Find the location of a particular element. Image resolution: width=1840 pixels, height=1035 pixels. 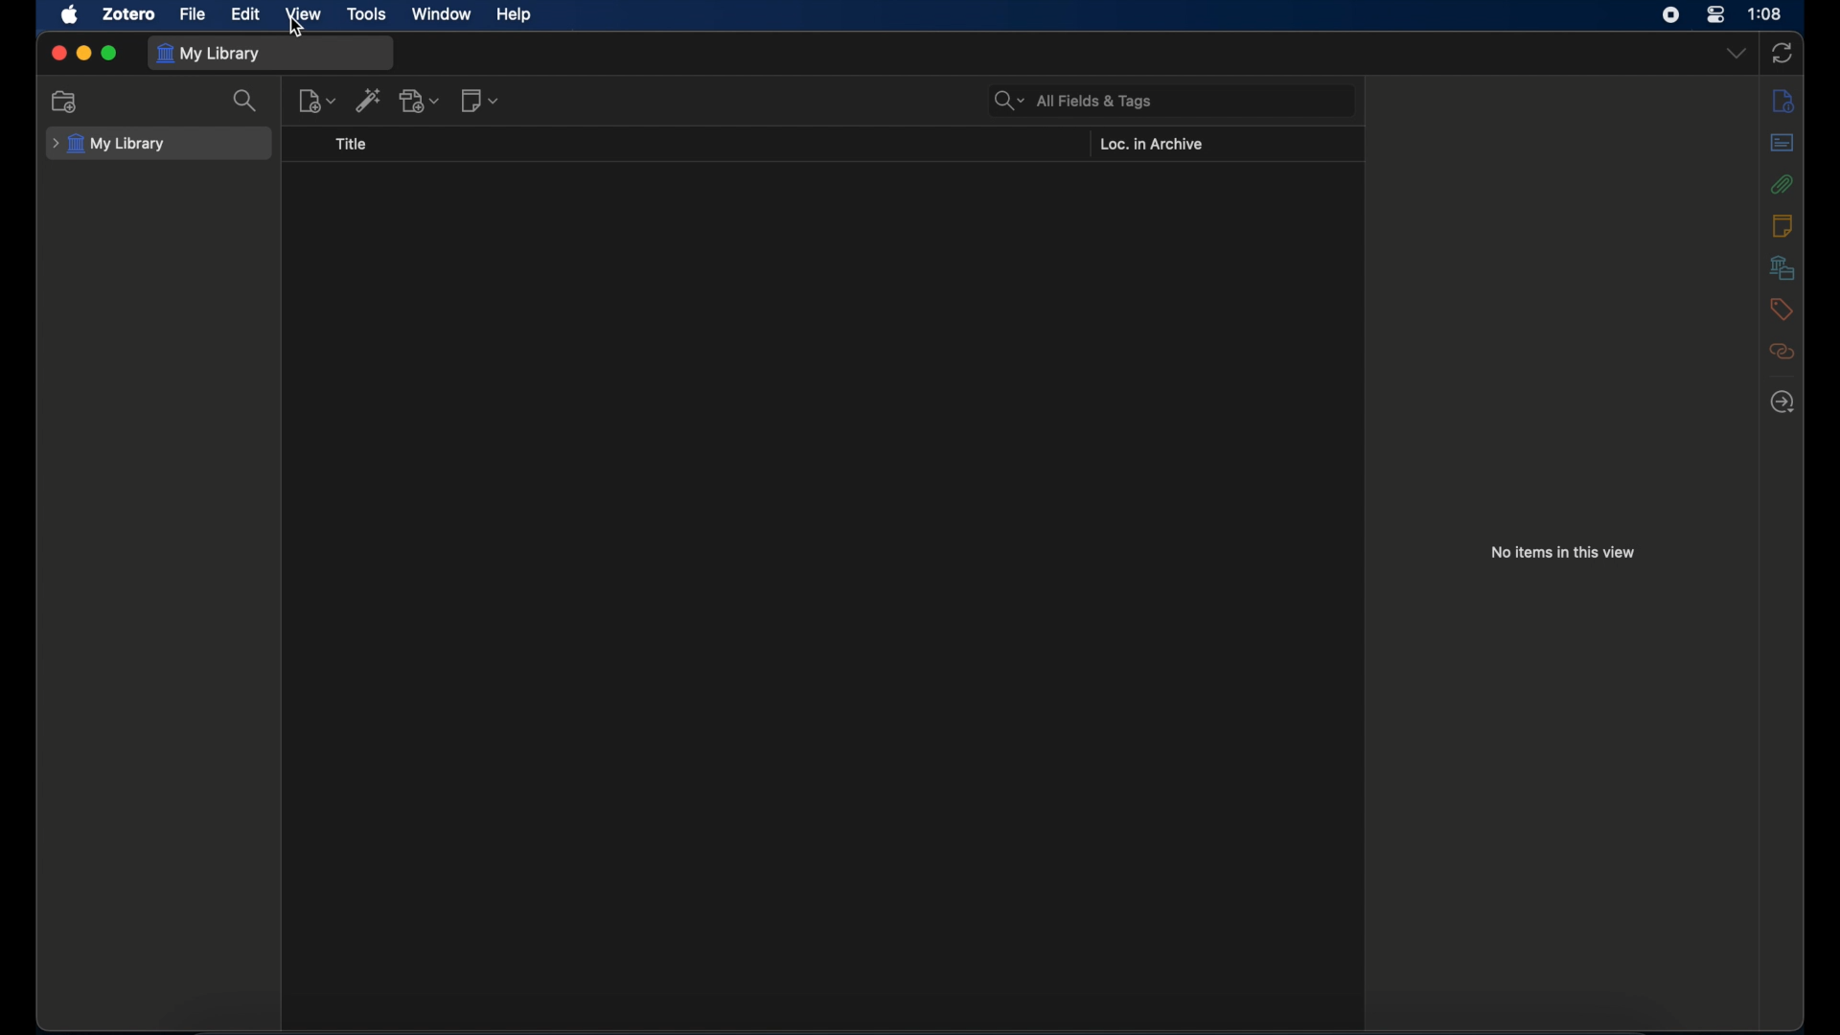

libraries is located at coordinates (1782, 267).